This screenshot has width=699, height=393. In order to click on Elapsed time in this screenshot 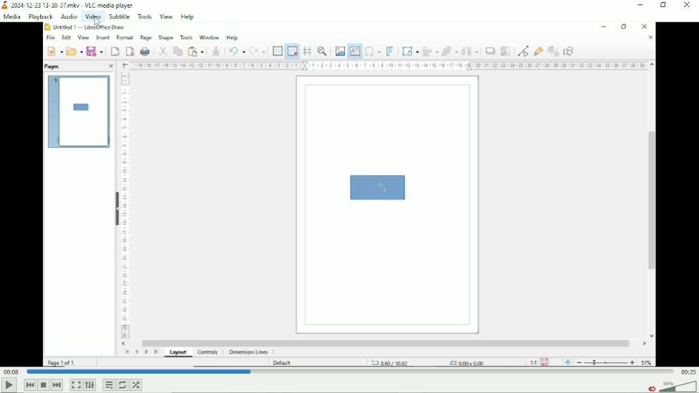, I will do `click(11, 371)`.